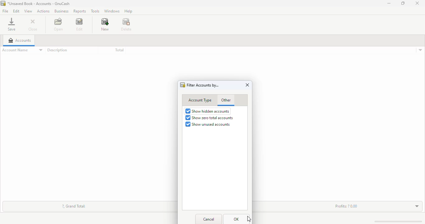  Describe the element at coordinates (209, 118) in the screenshot. I see `show zero total accounts` at that location.